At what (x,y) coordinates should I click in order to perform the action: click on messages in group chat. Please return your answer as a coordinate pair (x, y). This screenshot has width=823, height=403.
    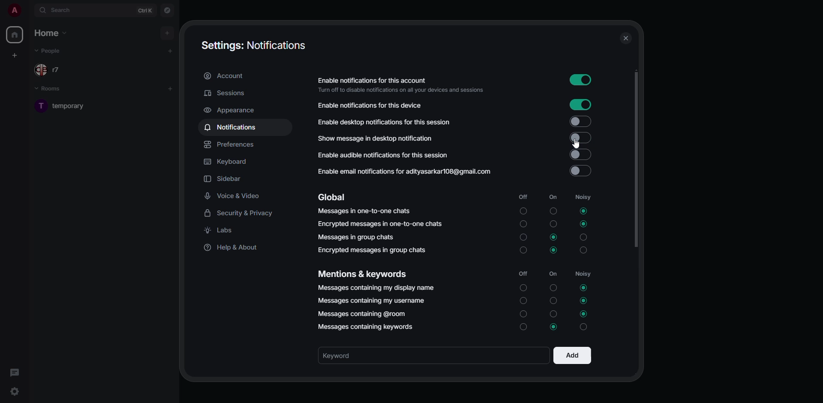
    Looking at the image, I should click on (357, 237).